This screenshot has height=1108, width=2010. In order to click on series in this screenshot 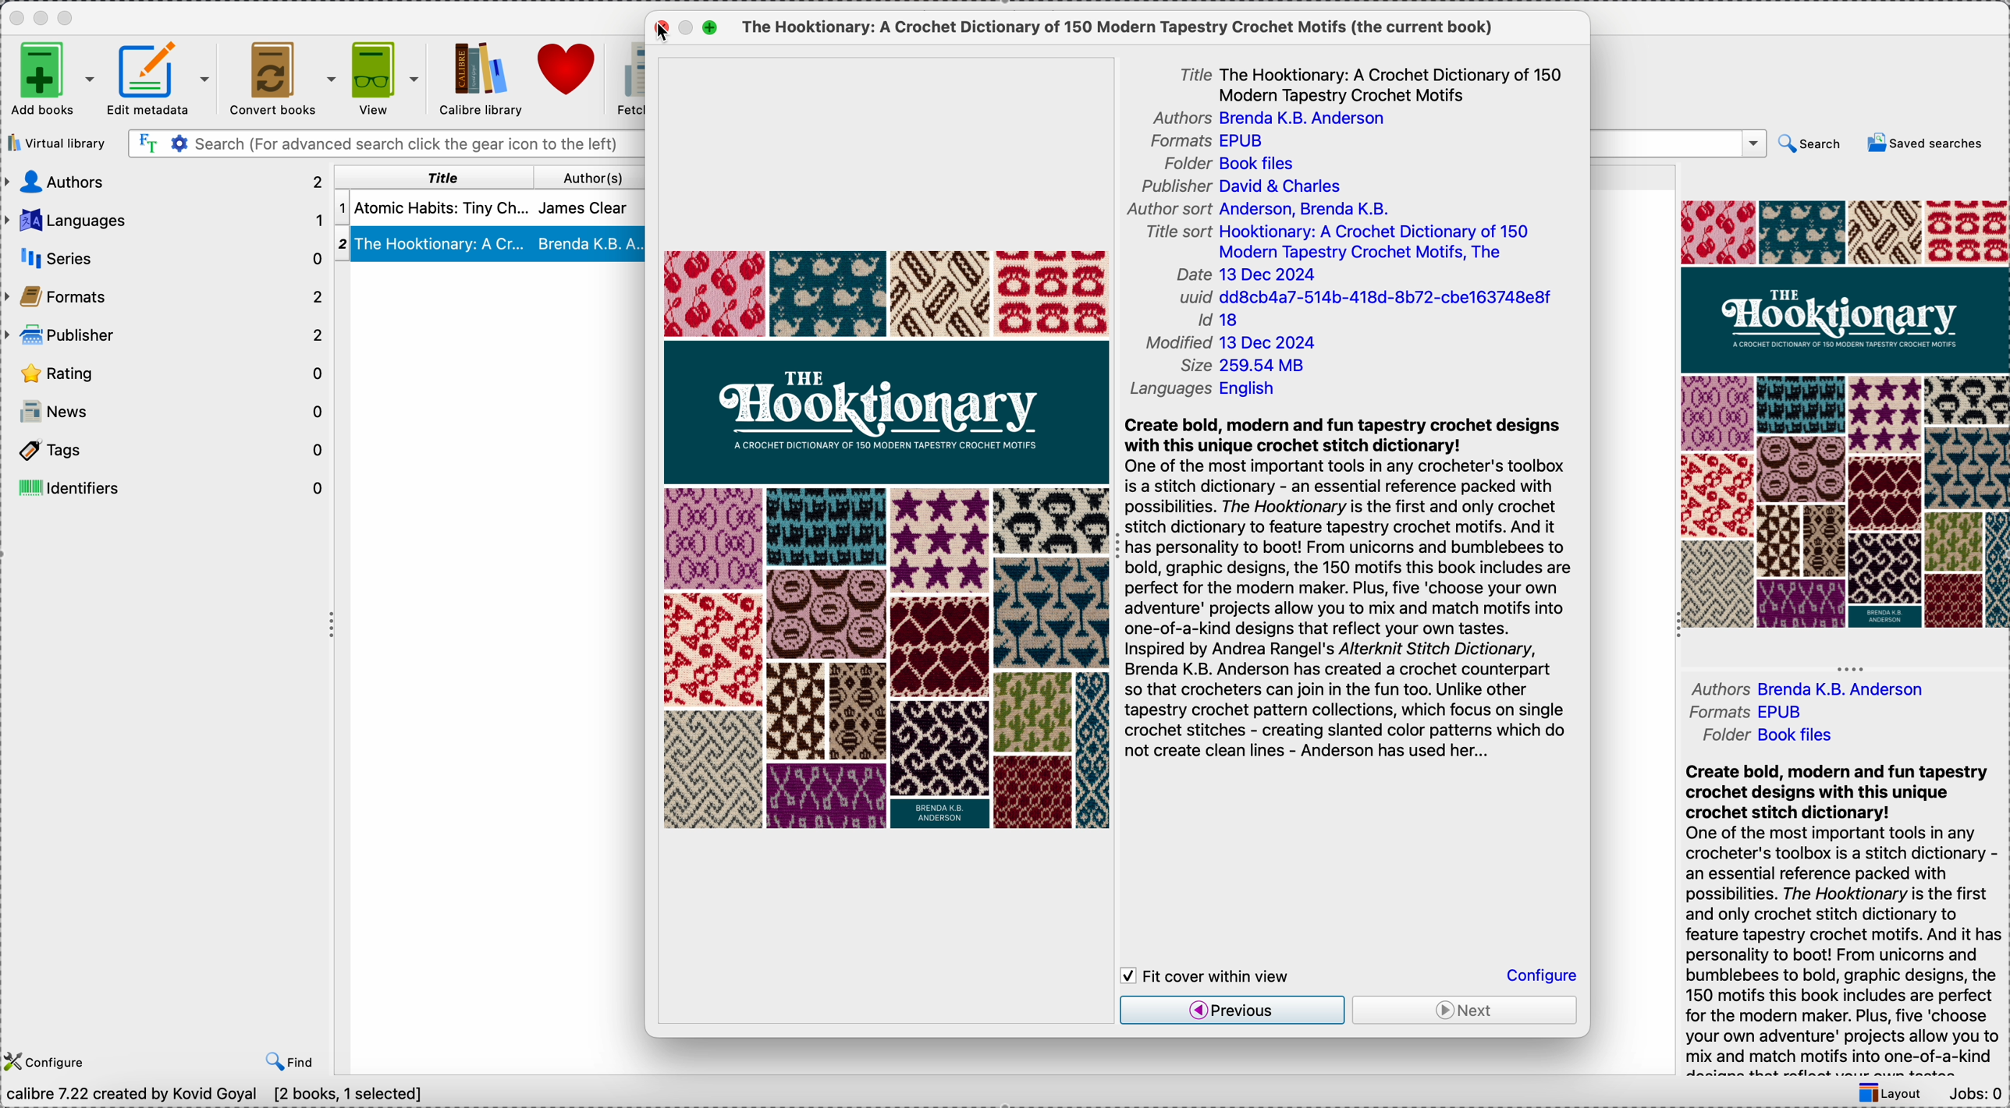, I will do `click(163, 258)`.